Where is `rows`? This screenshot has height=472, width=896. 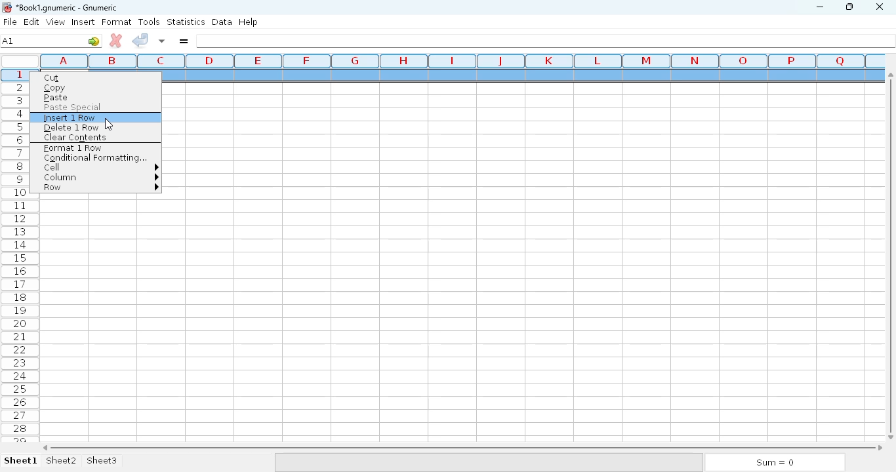 rows is located at coordinates (20, 254).